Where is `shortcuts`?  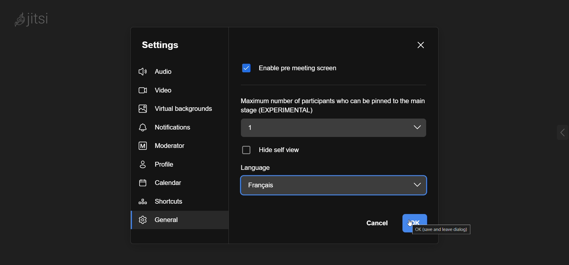 shortcuts is located at coordinates (164, 202).